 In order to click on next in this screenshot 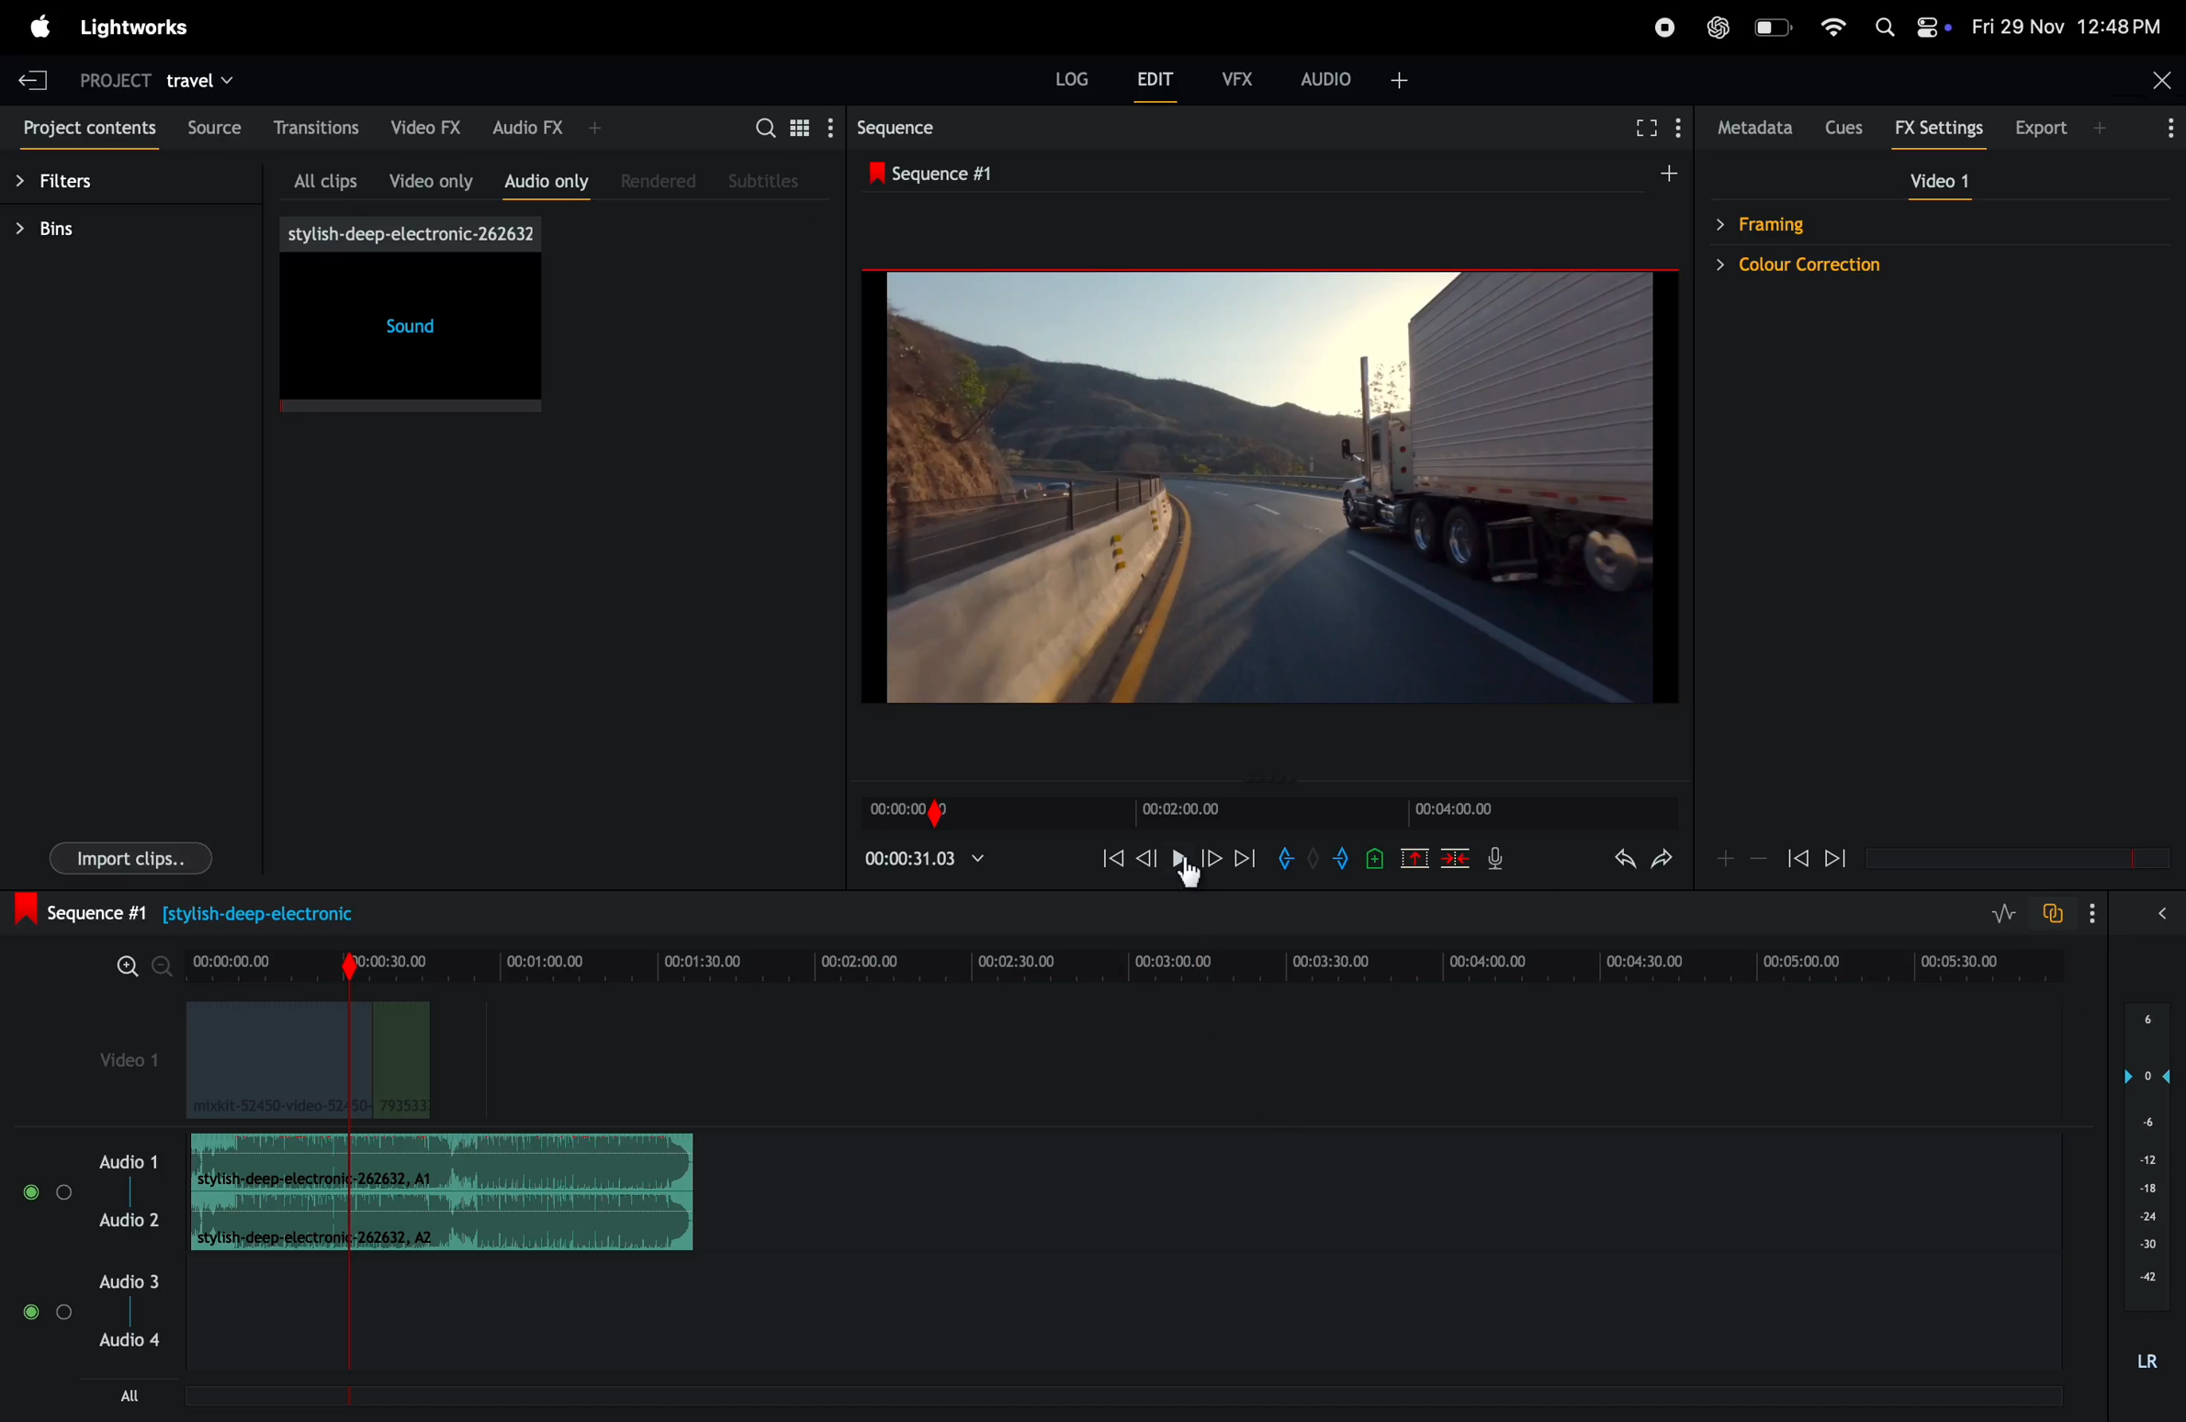, I will do `click(1246, 857)`.